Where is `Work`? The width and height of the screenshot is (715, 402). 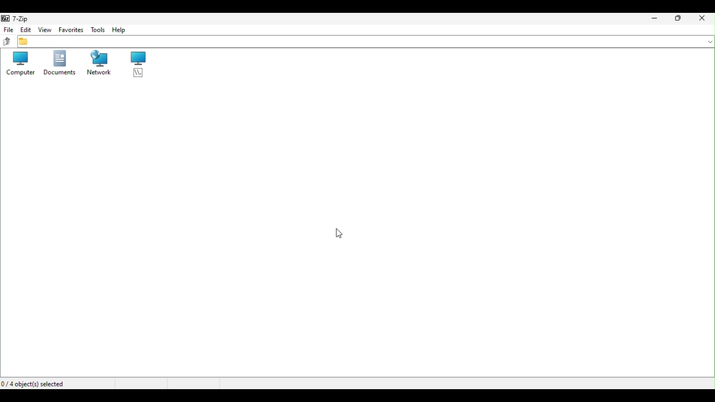
Work is located at coordinates (98, 65).